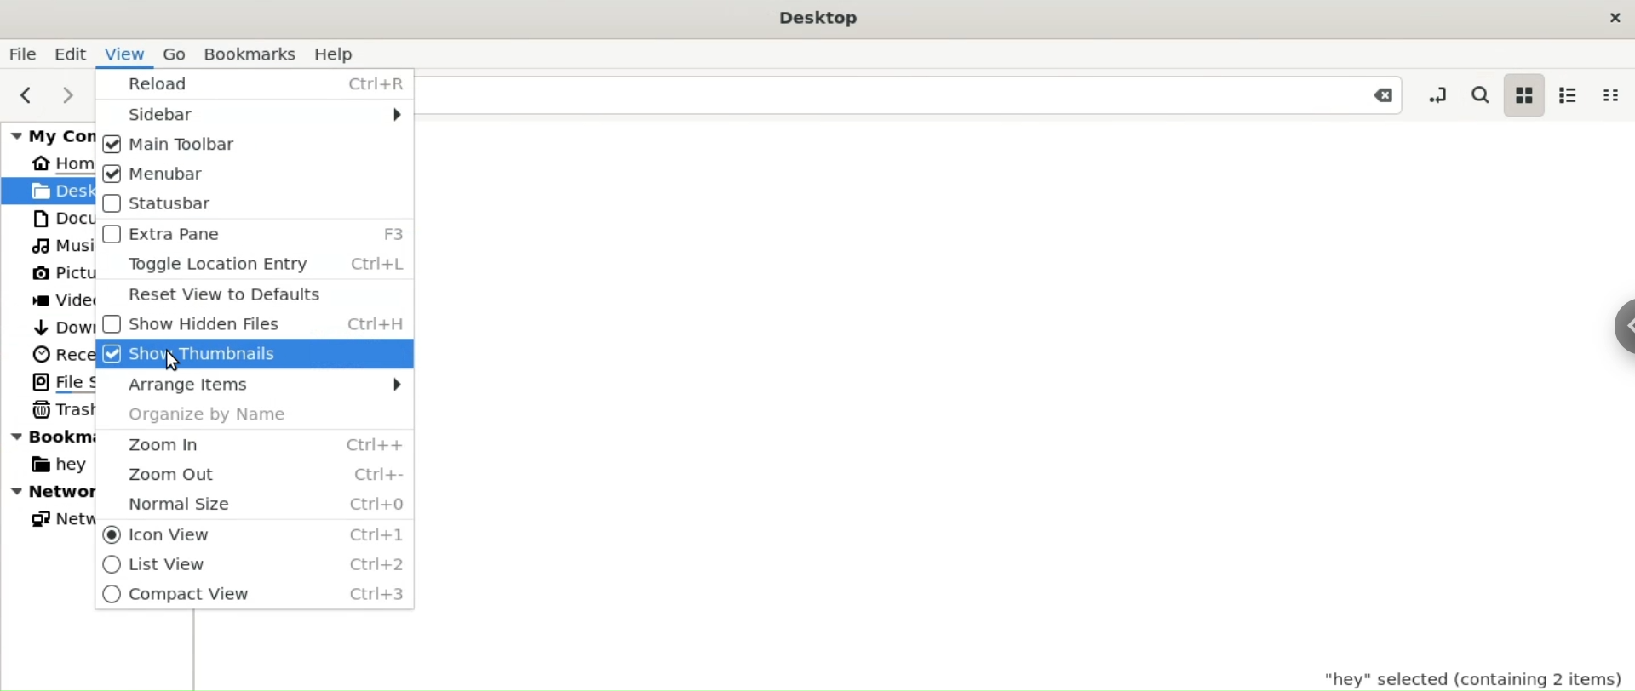 The image size is (1635, 691). I want to click on View, so click(125, 52).